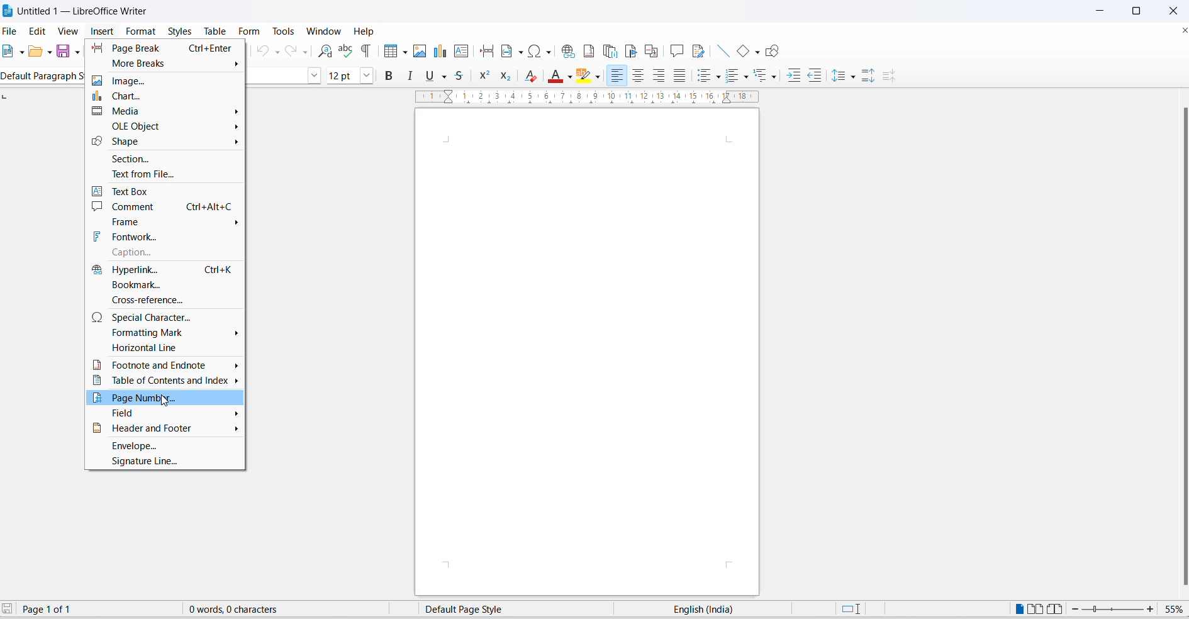 The height and width of the screenshot is (619, 1189). What do you see at coordinates (1171, 9) in the screenshot?
I see `close` at bounding box center [1171, 9].